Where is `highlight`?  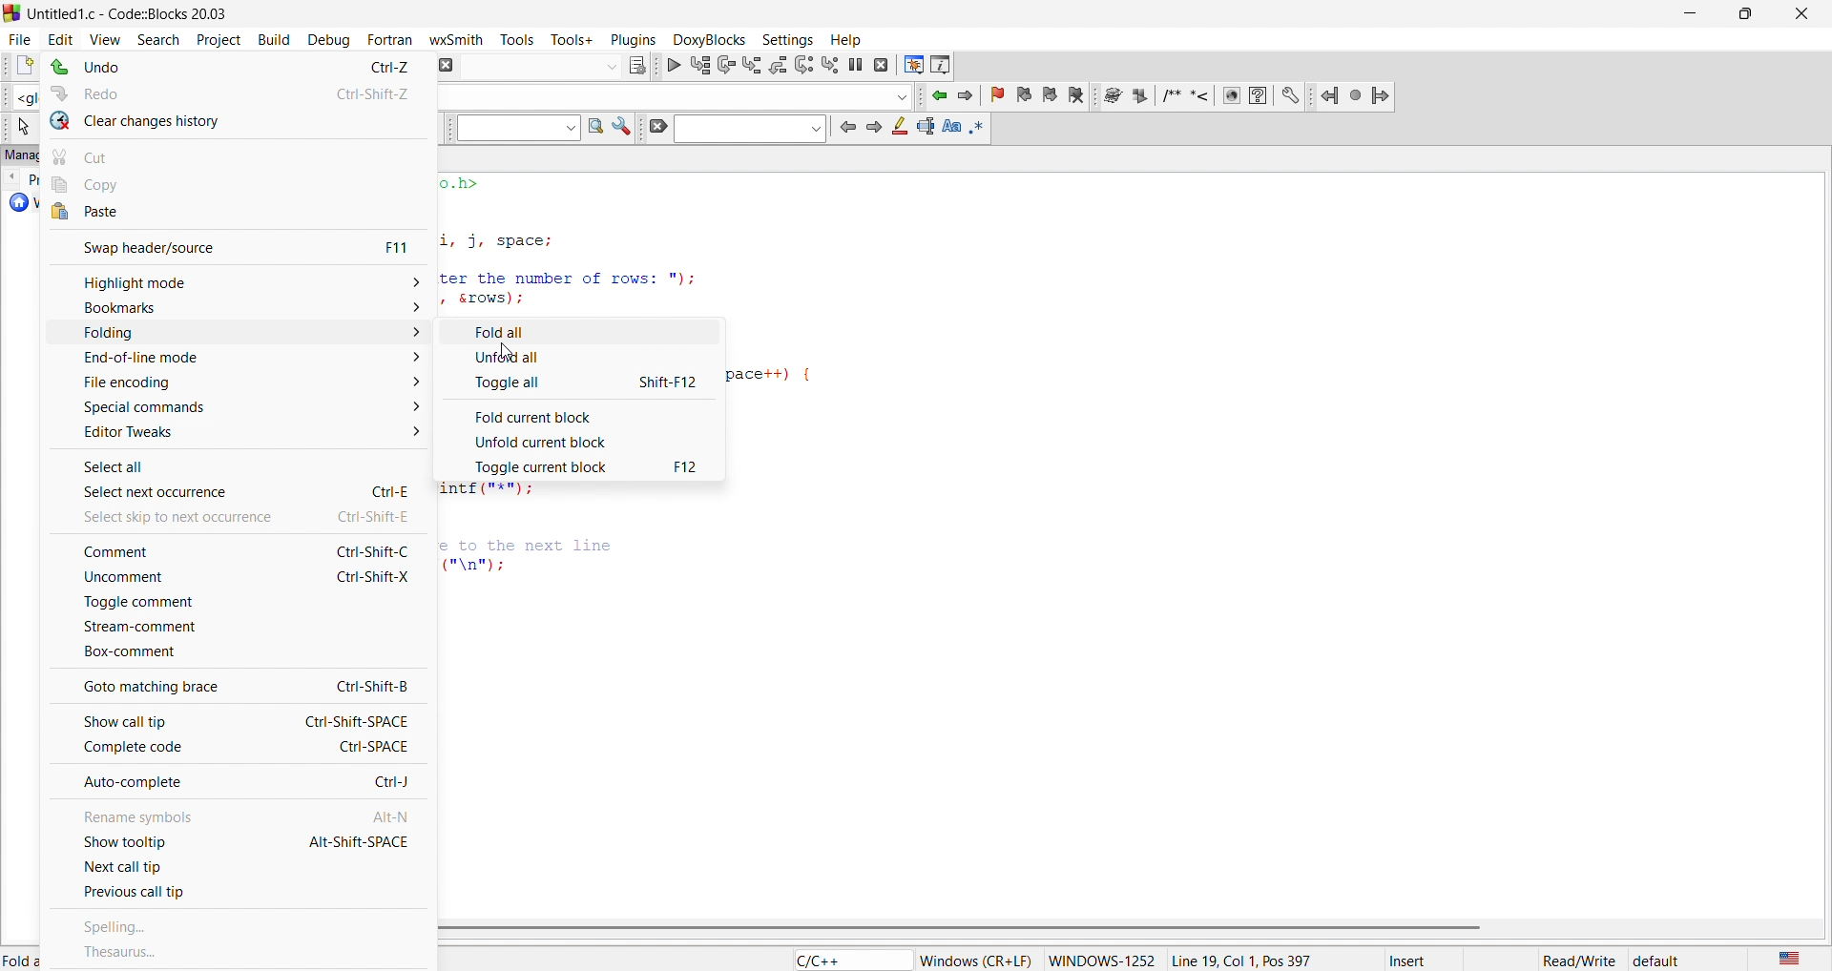 highlight is located at coordinates (897, 129).